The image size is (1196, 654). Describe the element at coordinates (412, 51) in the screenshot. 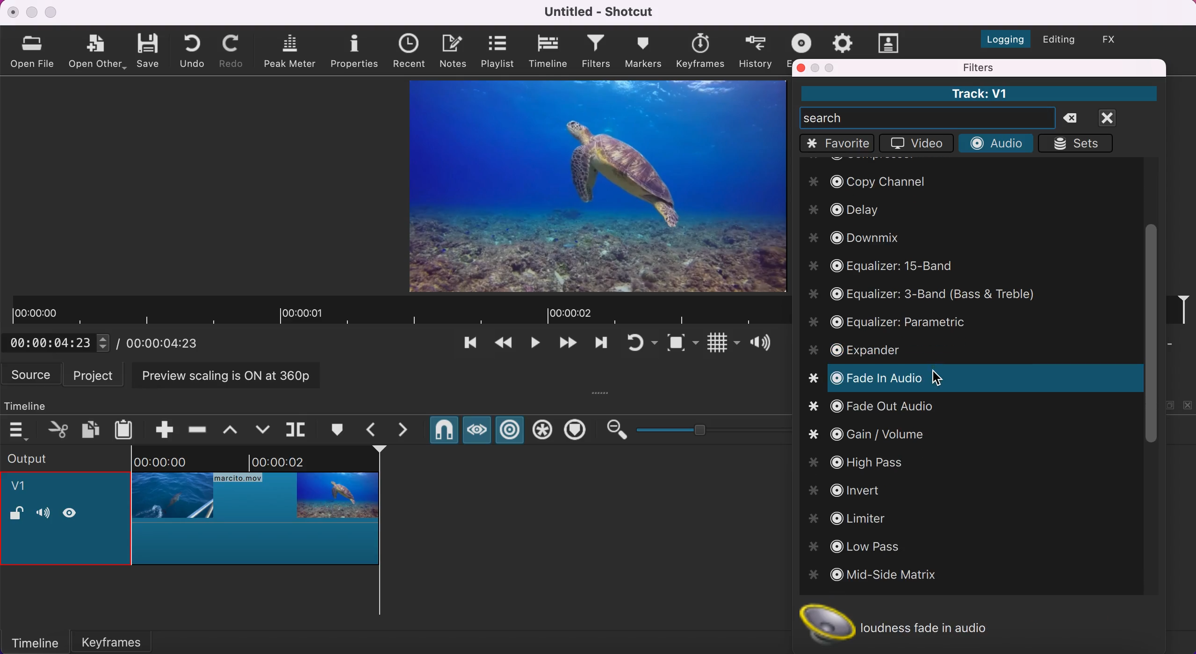

I see `recent` at that location.